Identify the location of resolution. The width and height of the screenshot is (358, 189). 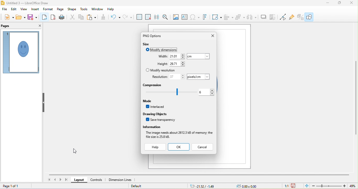
(169, 77).